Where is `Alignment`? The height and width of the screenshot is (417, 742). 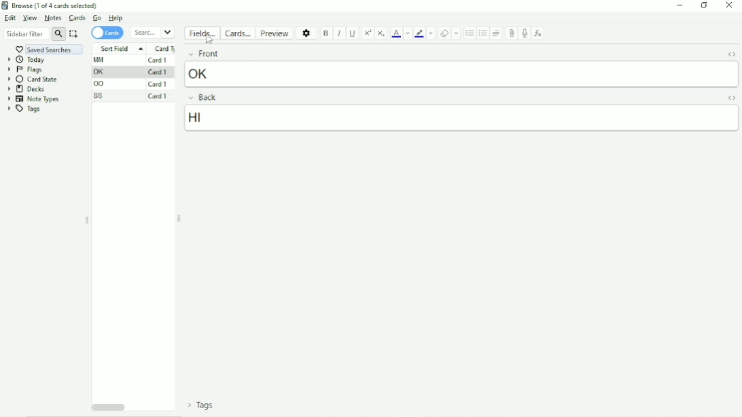 Alignment is located at coordinates (497, 33).